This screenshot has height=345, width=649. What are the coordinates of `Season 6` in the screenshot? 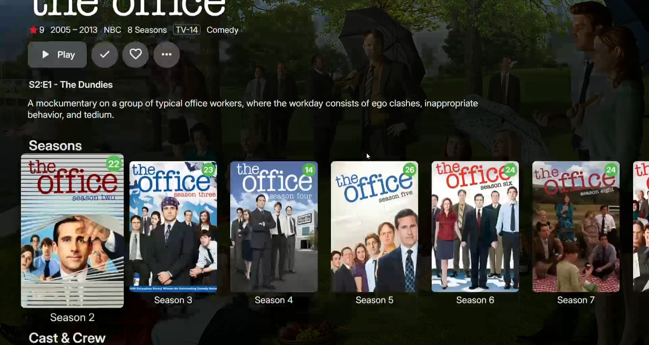 It's located at (477, 235).